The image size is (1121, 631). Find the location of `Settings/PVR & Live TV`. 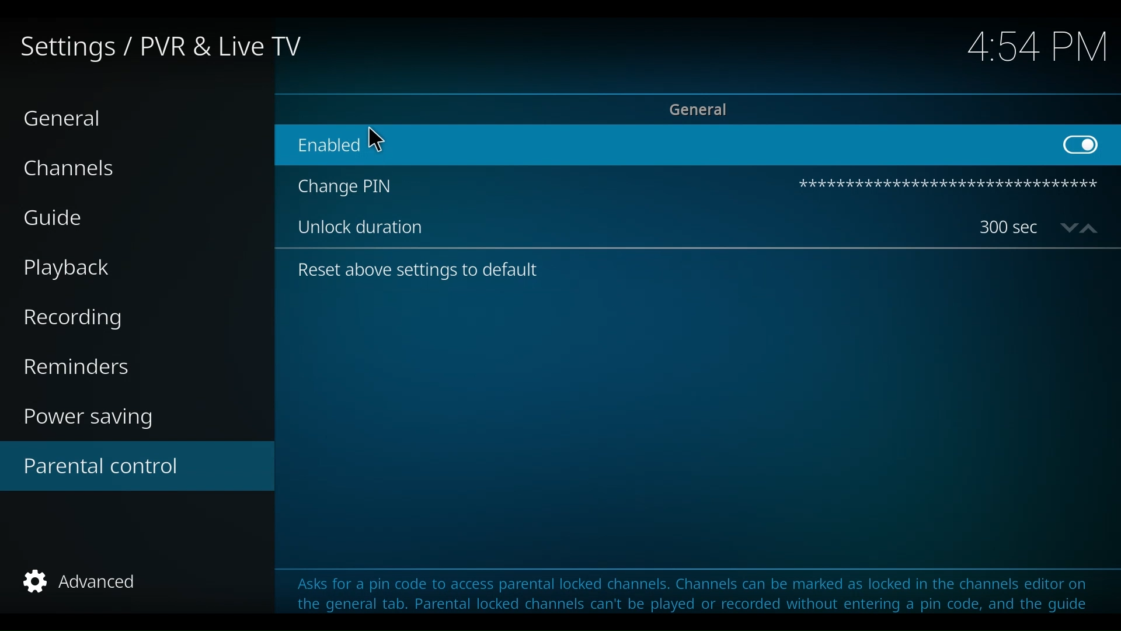

Settings/PVR & Live TV is located at coordinates (160, 48).